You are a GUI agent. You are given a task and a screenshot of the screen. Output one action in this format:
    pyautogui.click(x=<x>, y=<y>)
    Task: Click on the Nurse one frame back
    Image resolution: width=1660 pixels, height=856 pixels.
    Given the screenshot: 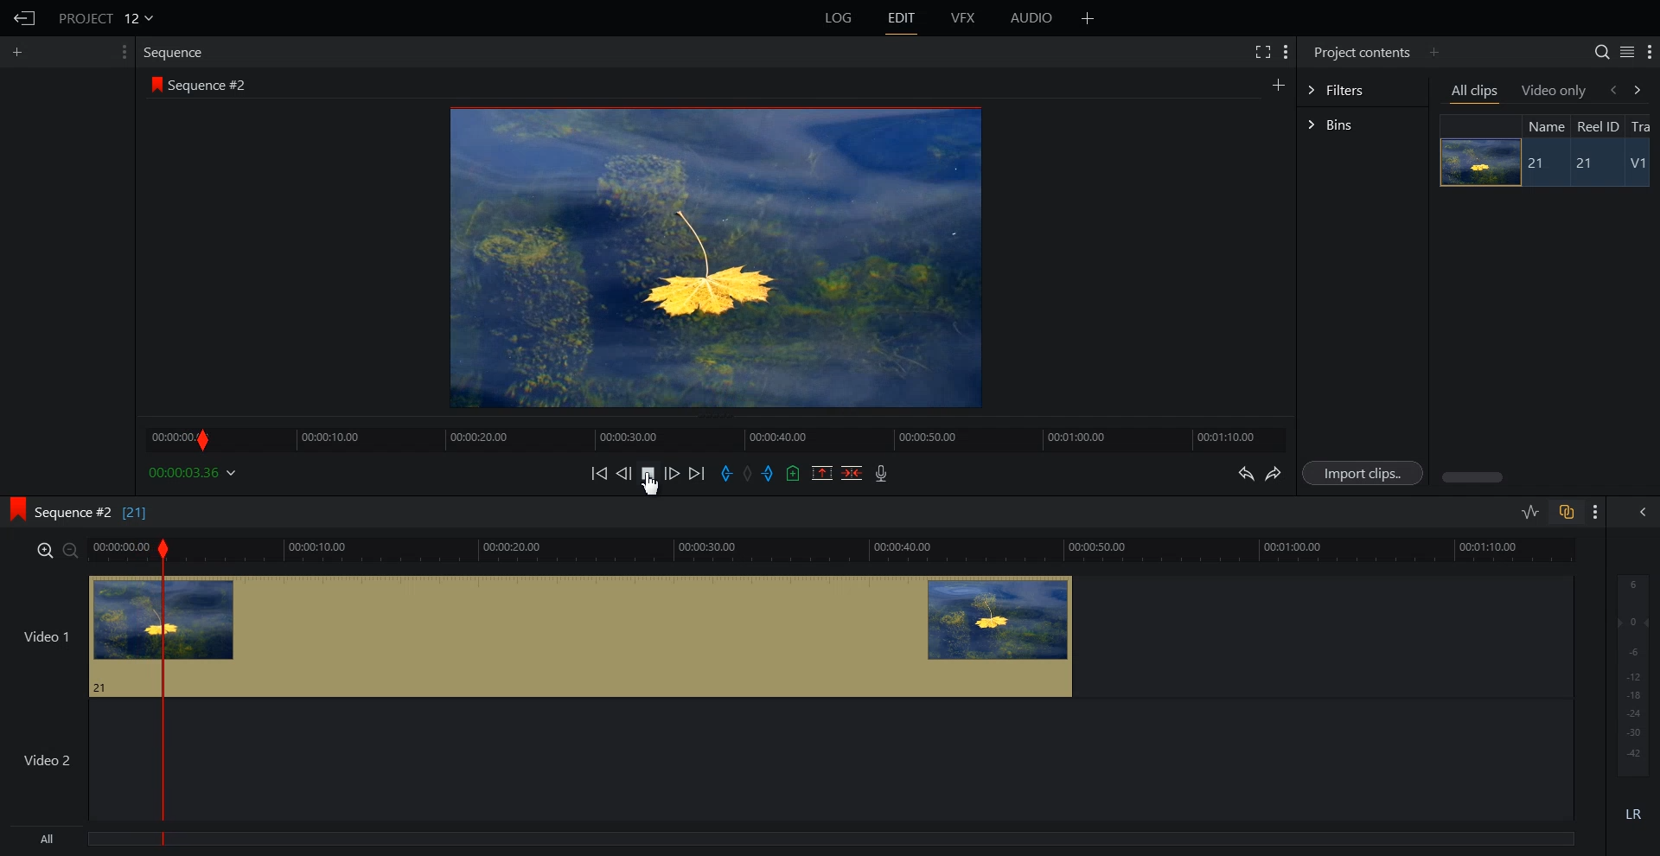 What is the action you would take?
    pyautogui.click(x=624, y=473)
    